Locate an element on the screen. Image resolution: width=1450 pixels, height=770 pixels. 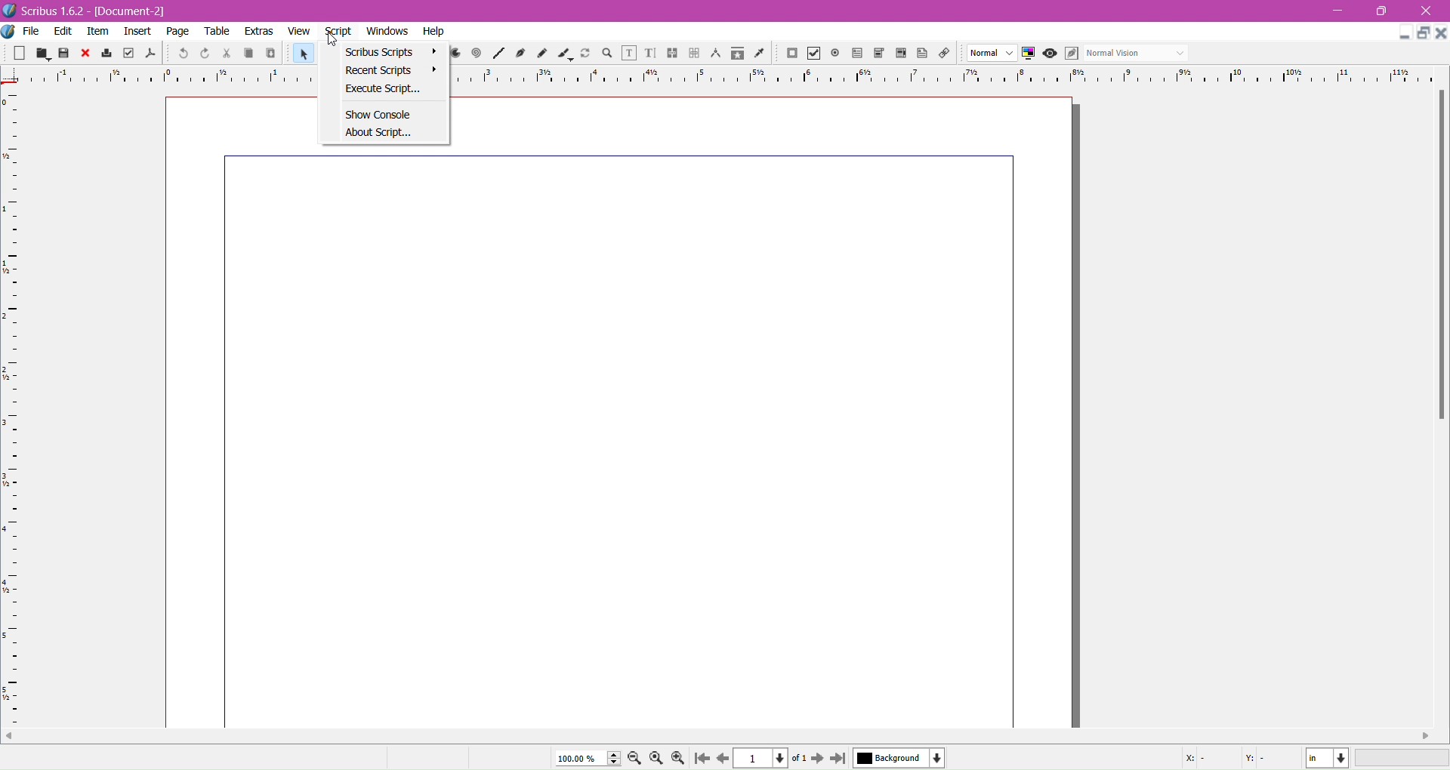
Application Name, Version - Document Title is located at coordinates (101, 10).